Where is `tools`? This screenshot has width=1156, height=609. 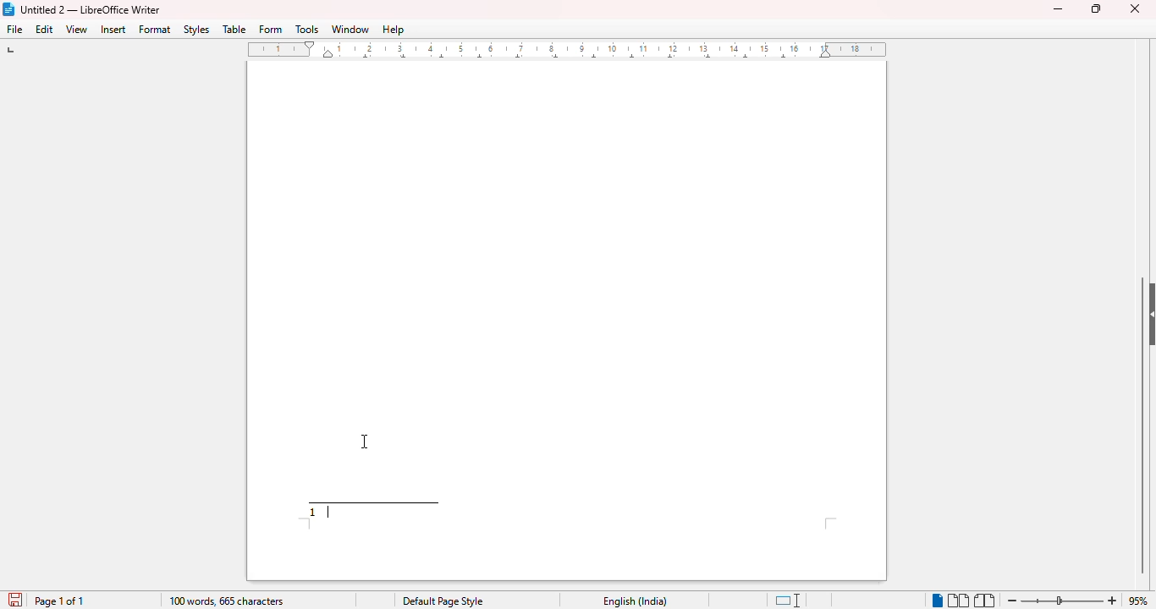
tools is located at coordinates (307, 30).